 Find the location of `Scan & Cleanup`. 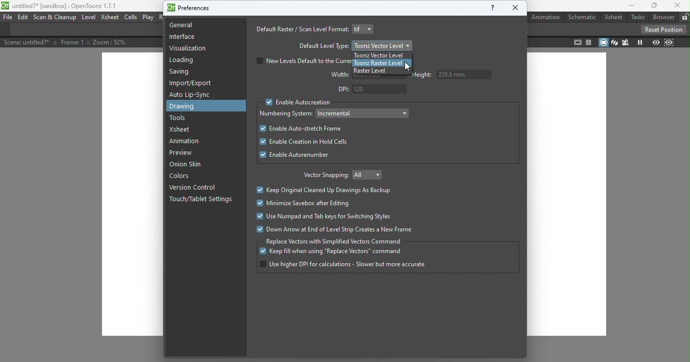

Scan & Cleanup is located at coordinates (56, 19).